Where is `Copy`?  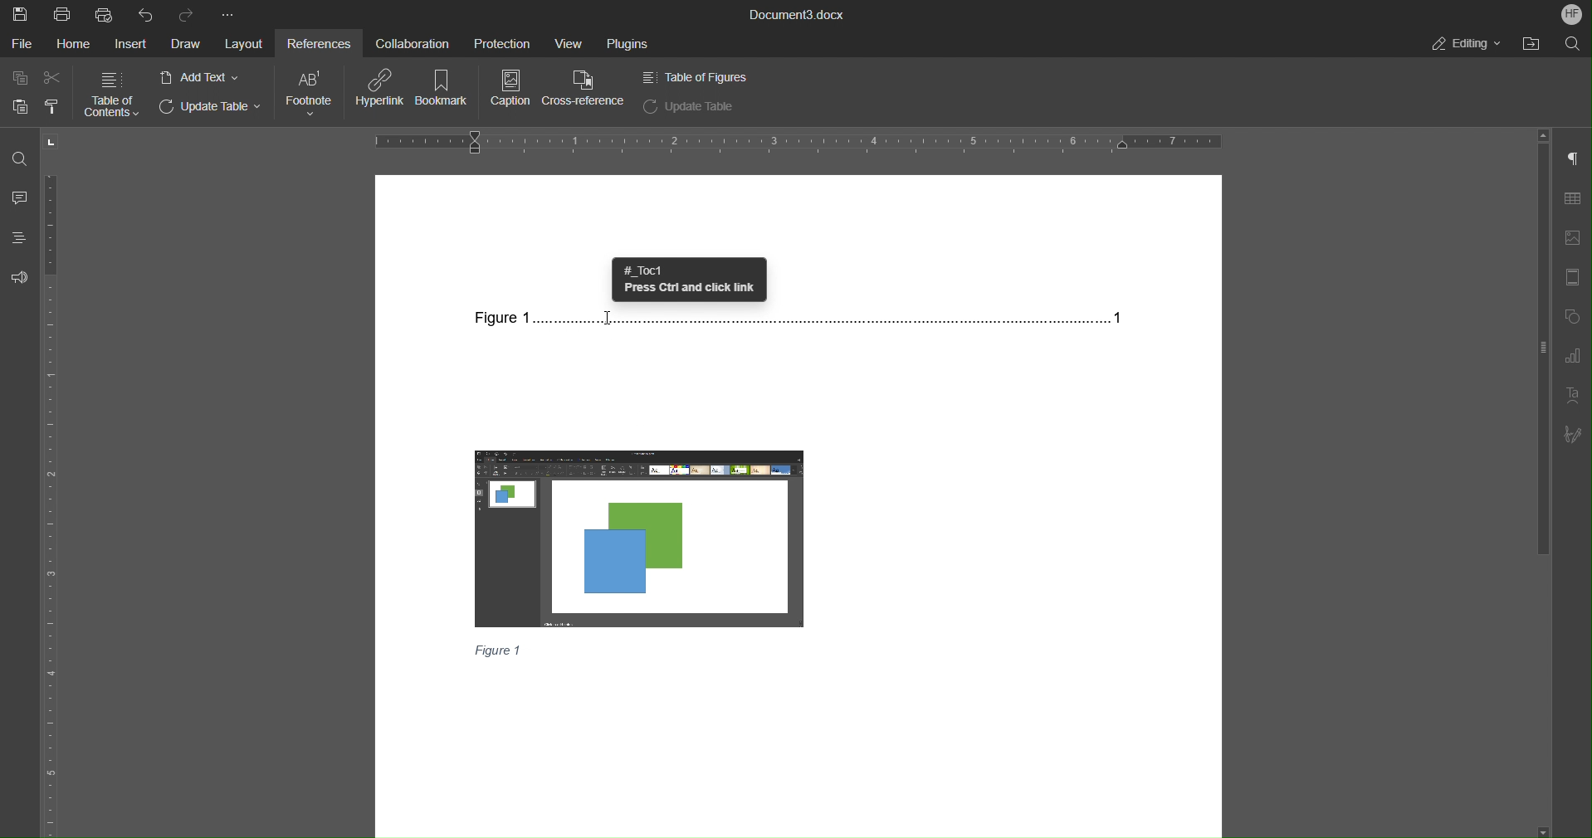 Copy is located at coordinates (21, 78).